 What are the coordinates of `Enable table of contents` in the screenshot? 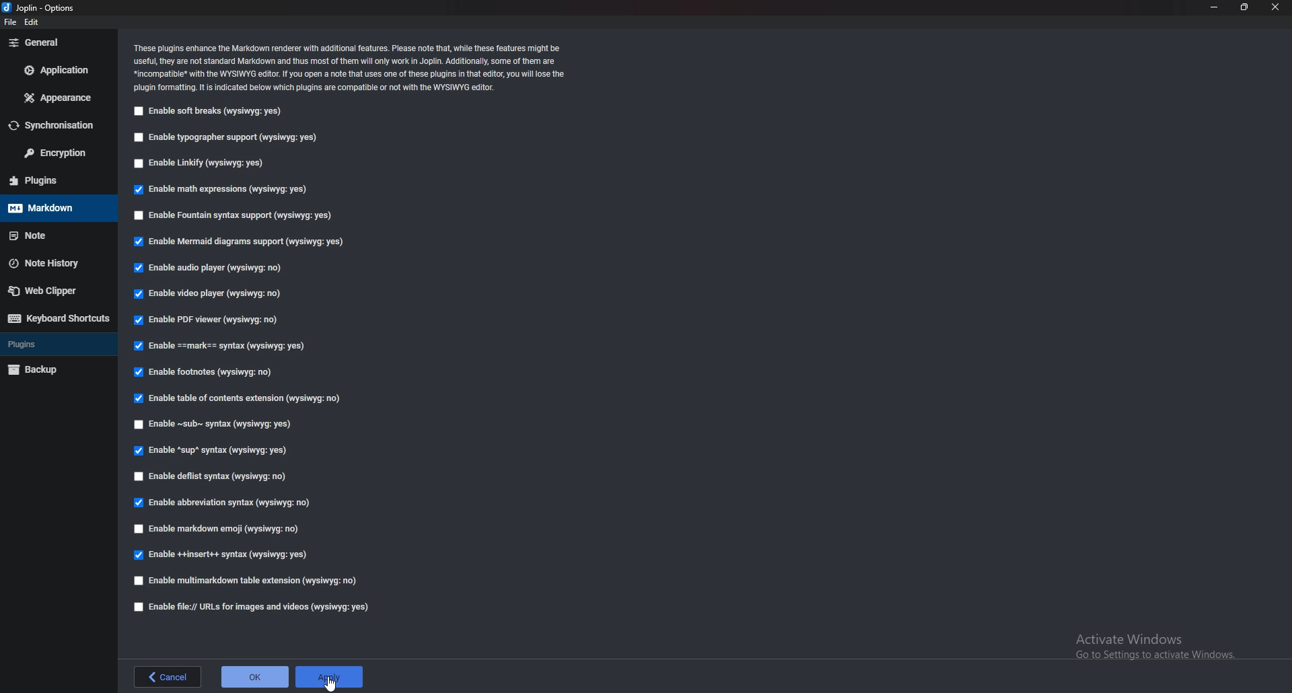 It's located at (236, 398).